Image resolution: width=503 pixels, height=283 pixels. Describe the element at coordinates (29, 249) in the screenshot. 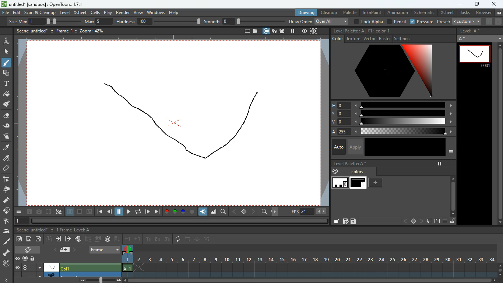

I see `change screen` at that location.